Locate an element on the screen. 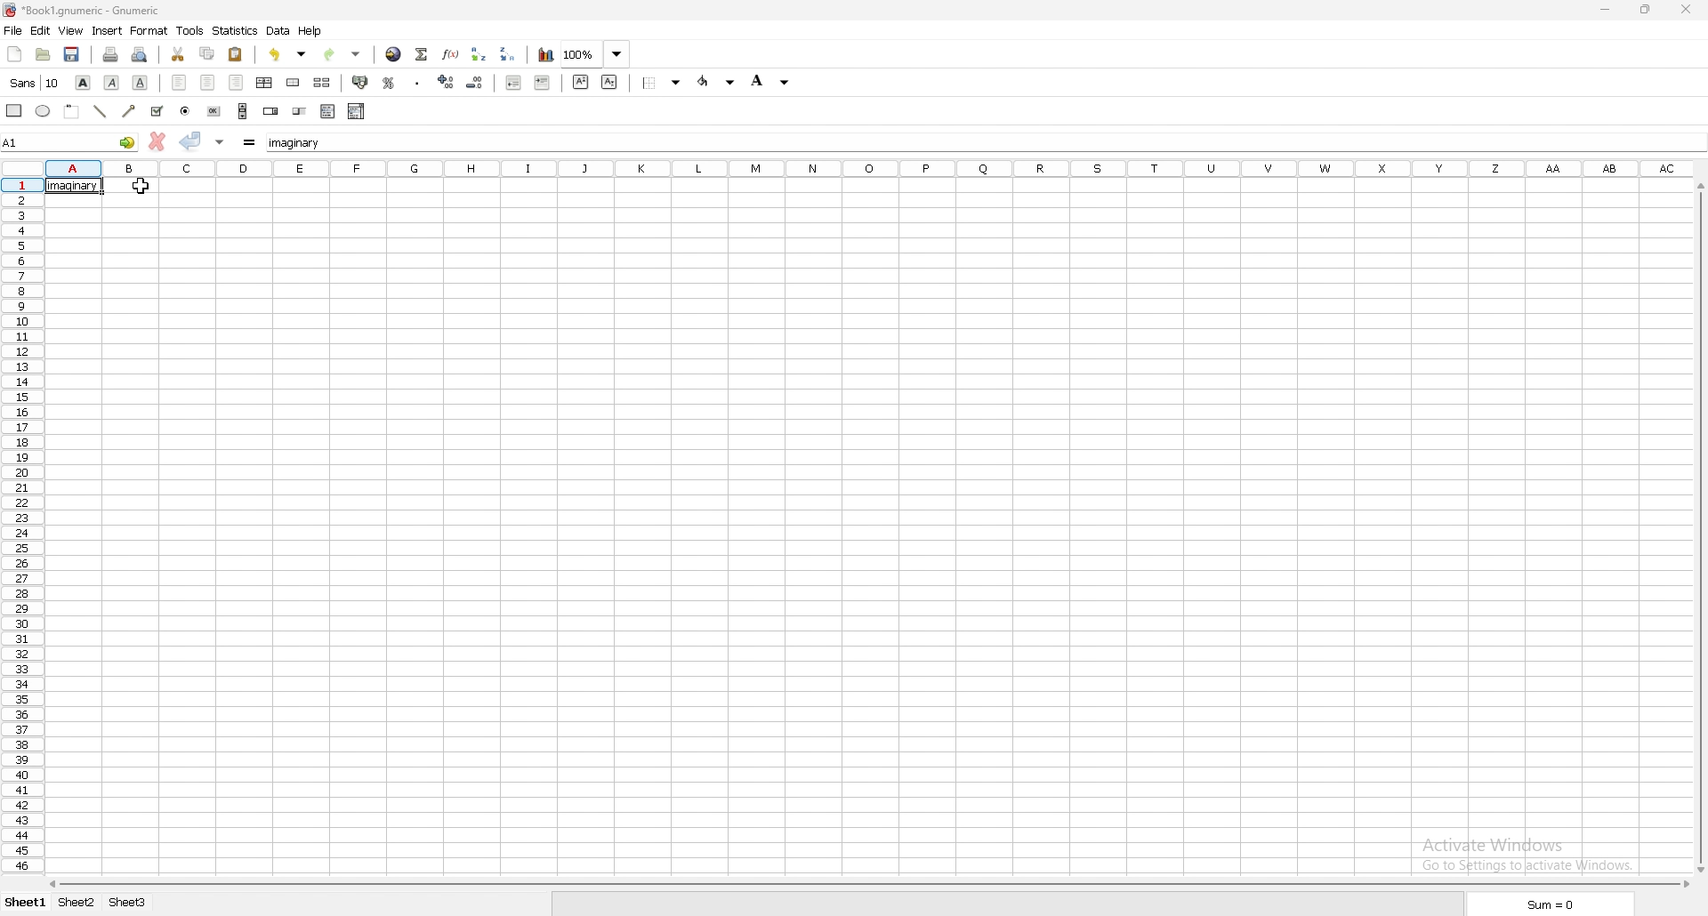 Image resolution: width=1708 pixels, height=916 pixels. save is located at coordinates (72, 55).